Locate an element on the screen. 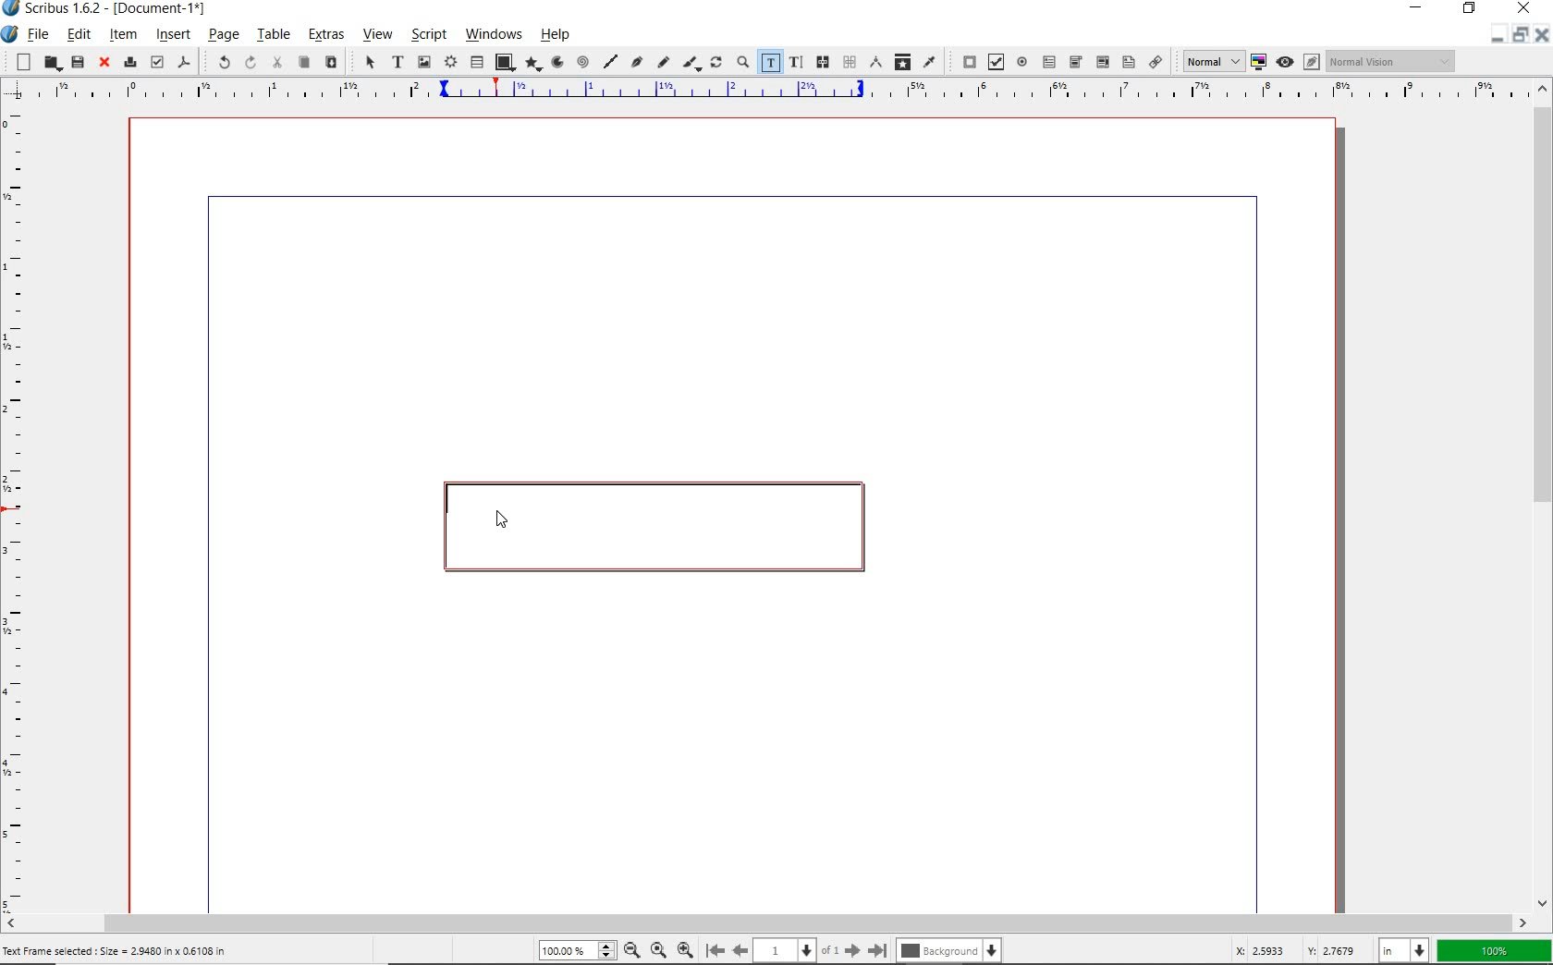  extras is located at coordinates (325, 37).